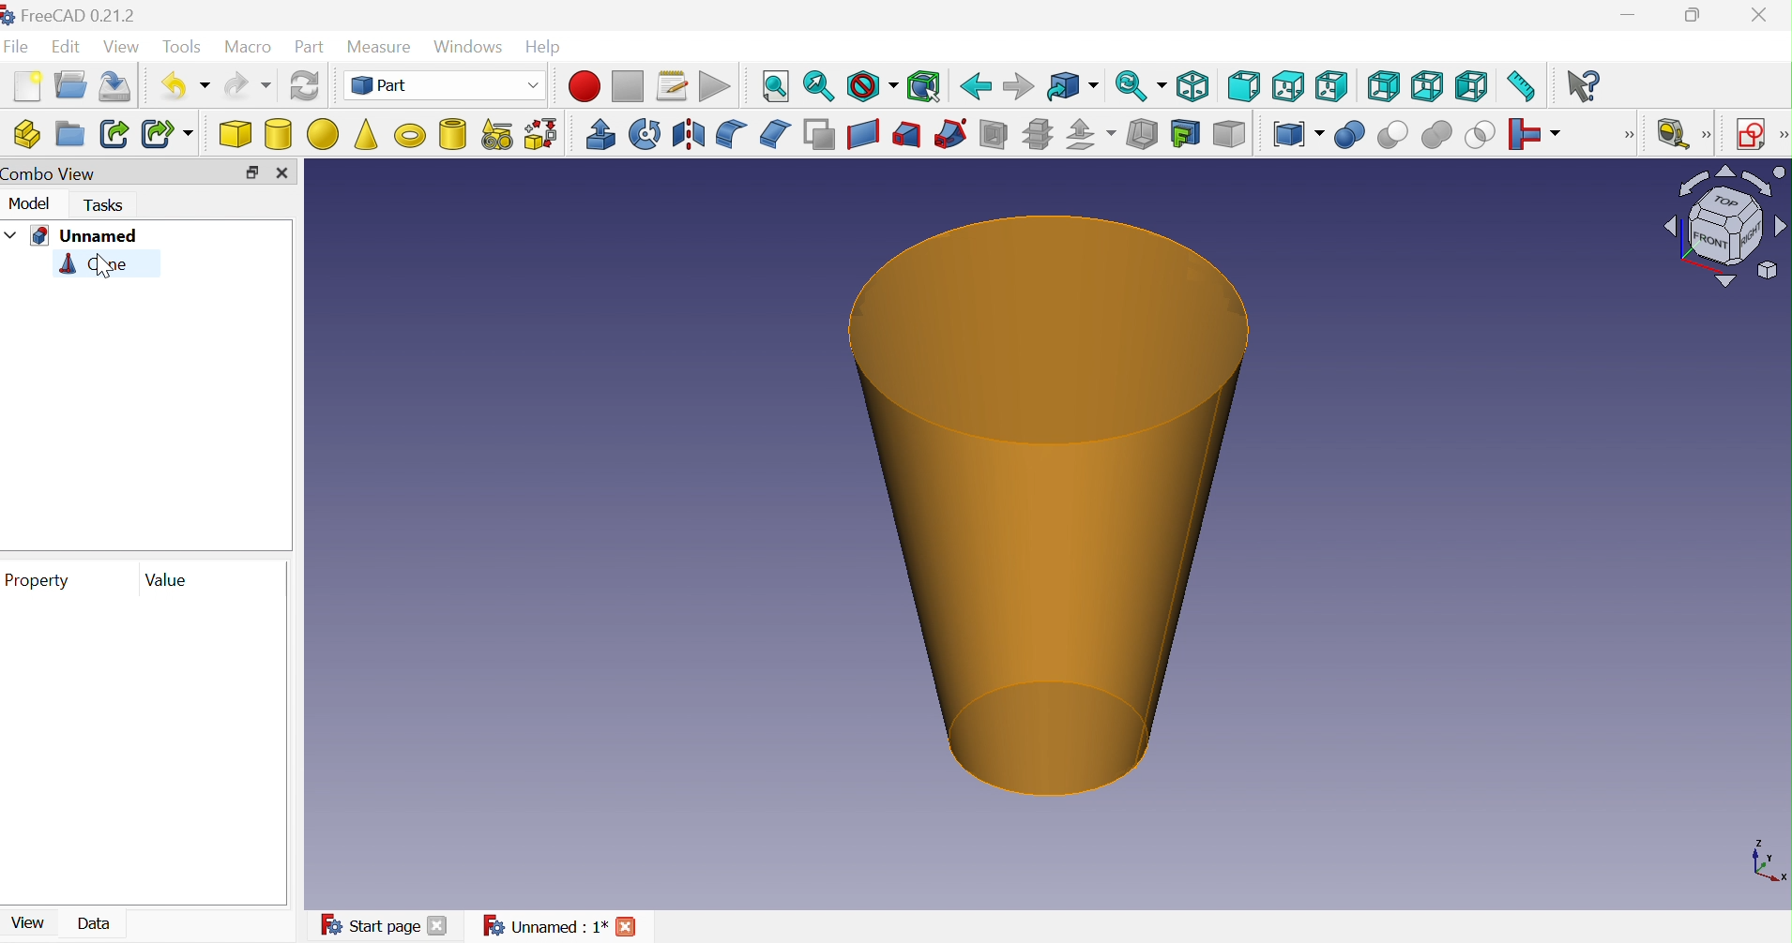 This screenshot has width=1792, height=943. Describe the element at coordinates (1087, 136) in the screenshot. I see `Offset:` at that location.